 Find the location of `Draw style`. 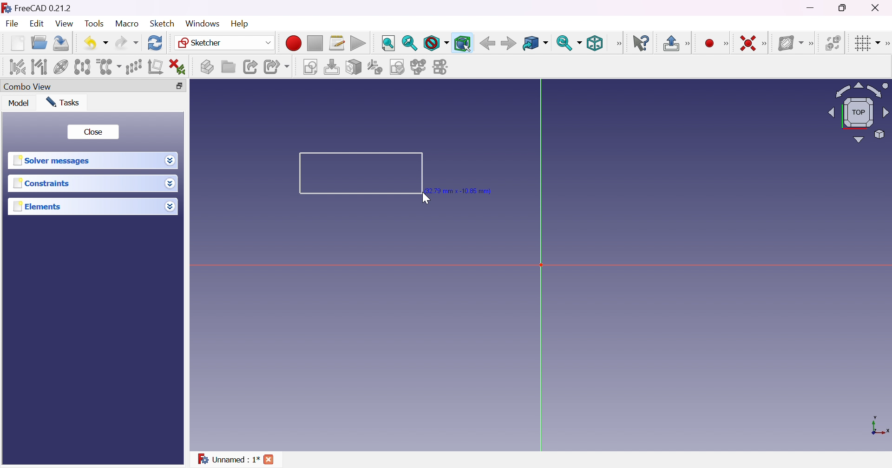

Draw style is located at coordinates (435, 43).